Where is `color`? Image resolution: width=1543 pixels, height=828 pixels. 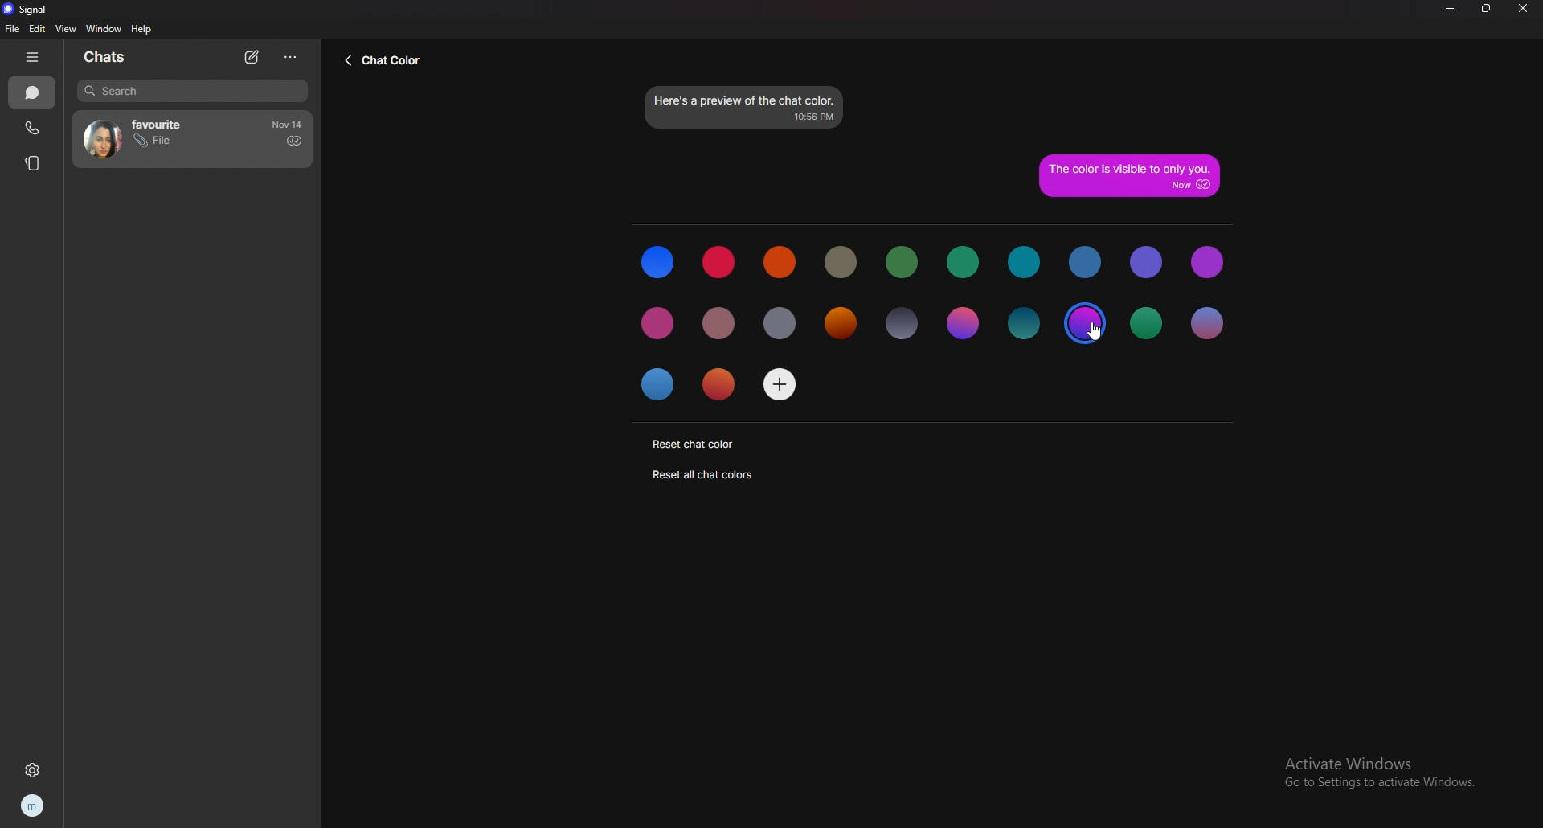 color is located at coordinates (837, 326).